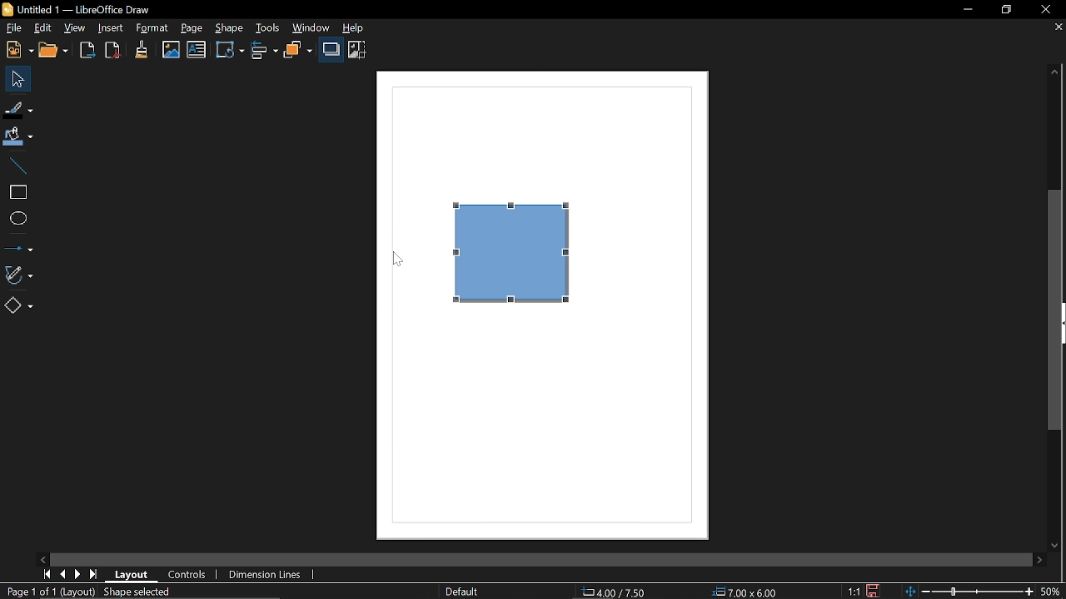 This screenshot has height=599, width=1066. I want to click on Curves and polygons, so click(22, 274).